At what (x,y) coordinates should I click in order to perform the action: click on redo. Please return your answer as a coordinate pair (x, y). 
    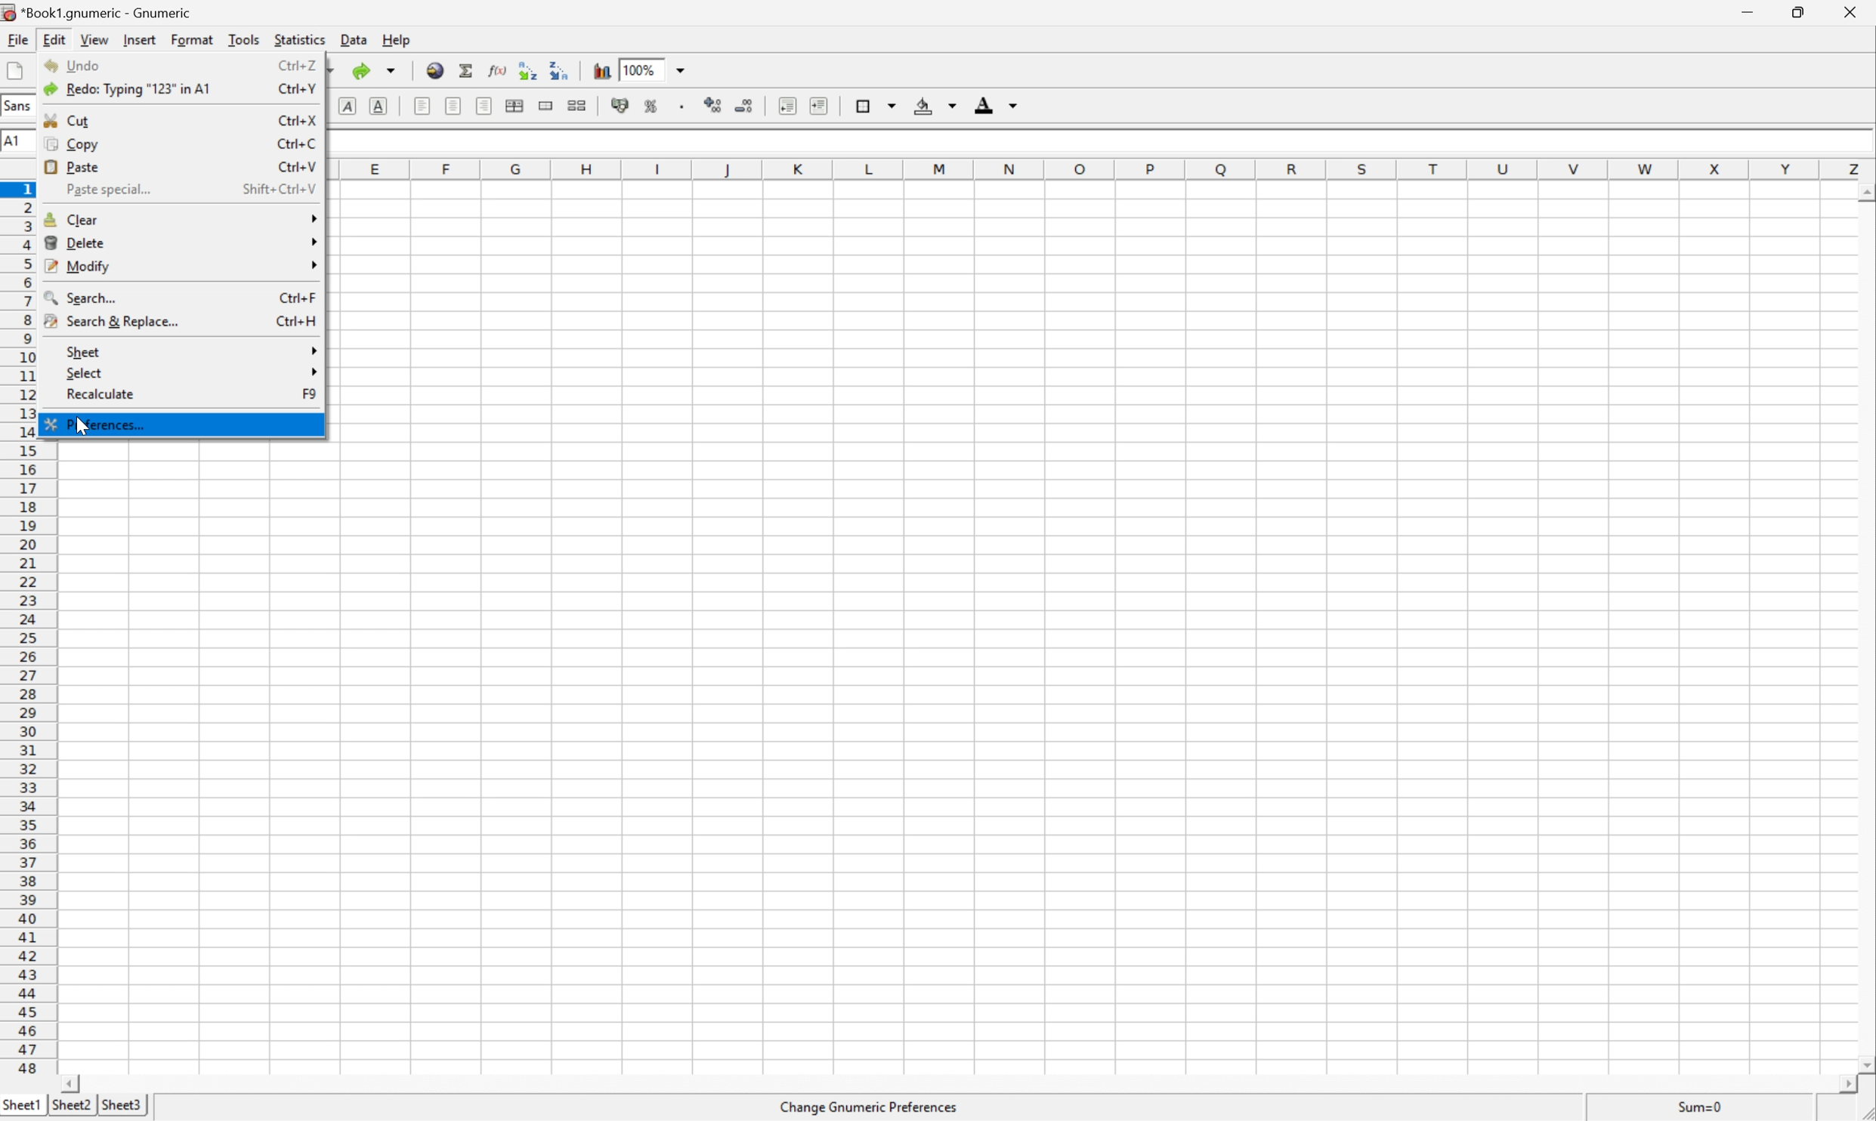
    Looking at the image, I should click on (376, 71).